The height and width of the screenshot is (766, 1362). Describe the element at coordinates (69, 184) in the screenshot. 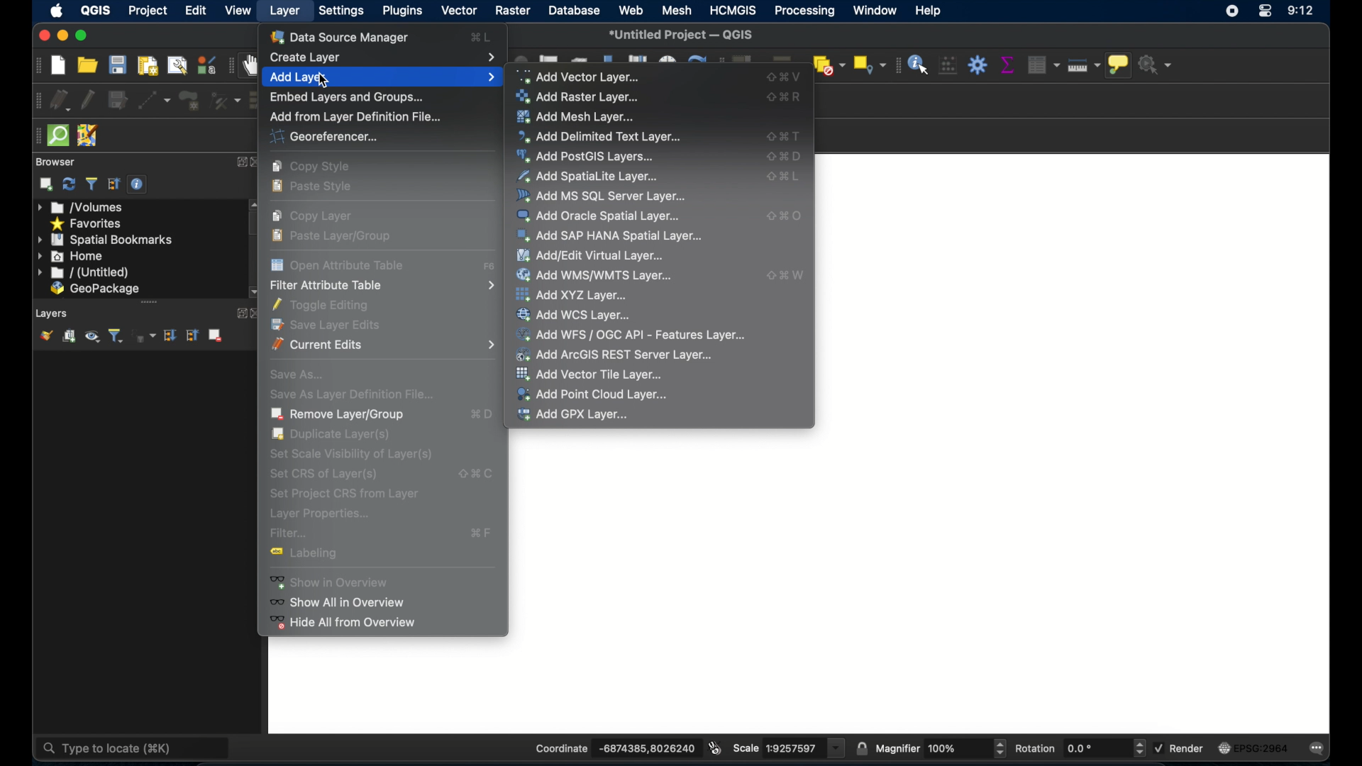

I see `refresh` at that location.